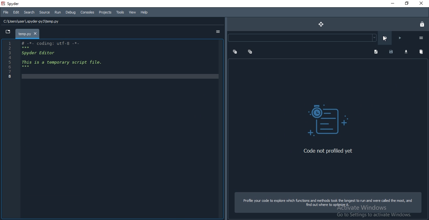 Image resolution: width=429 pixels, height=220 pixels. I want to click on View, so click(132, 12).